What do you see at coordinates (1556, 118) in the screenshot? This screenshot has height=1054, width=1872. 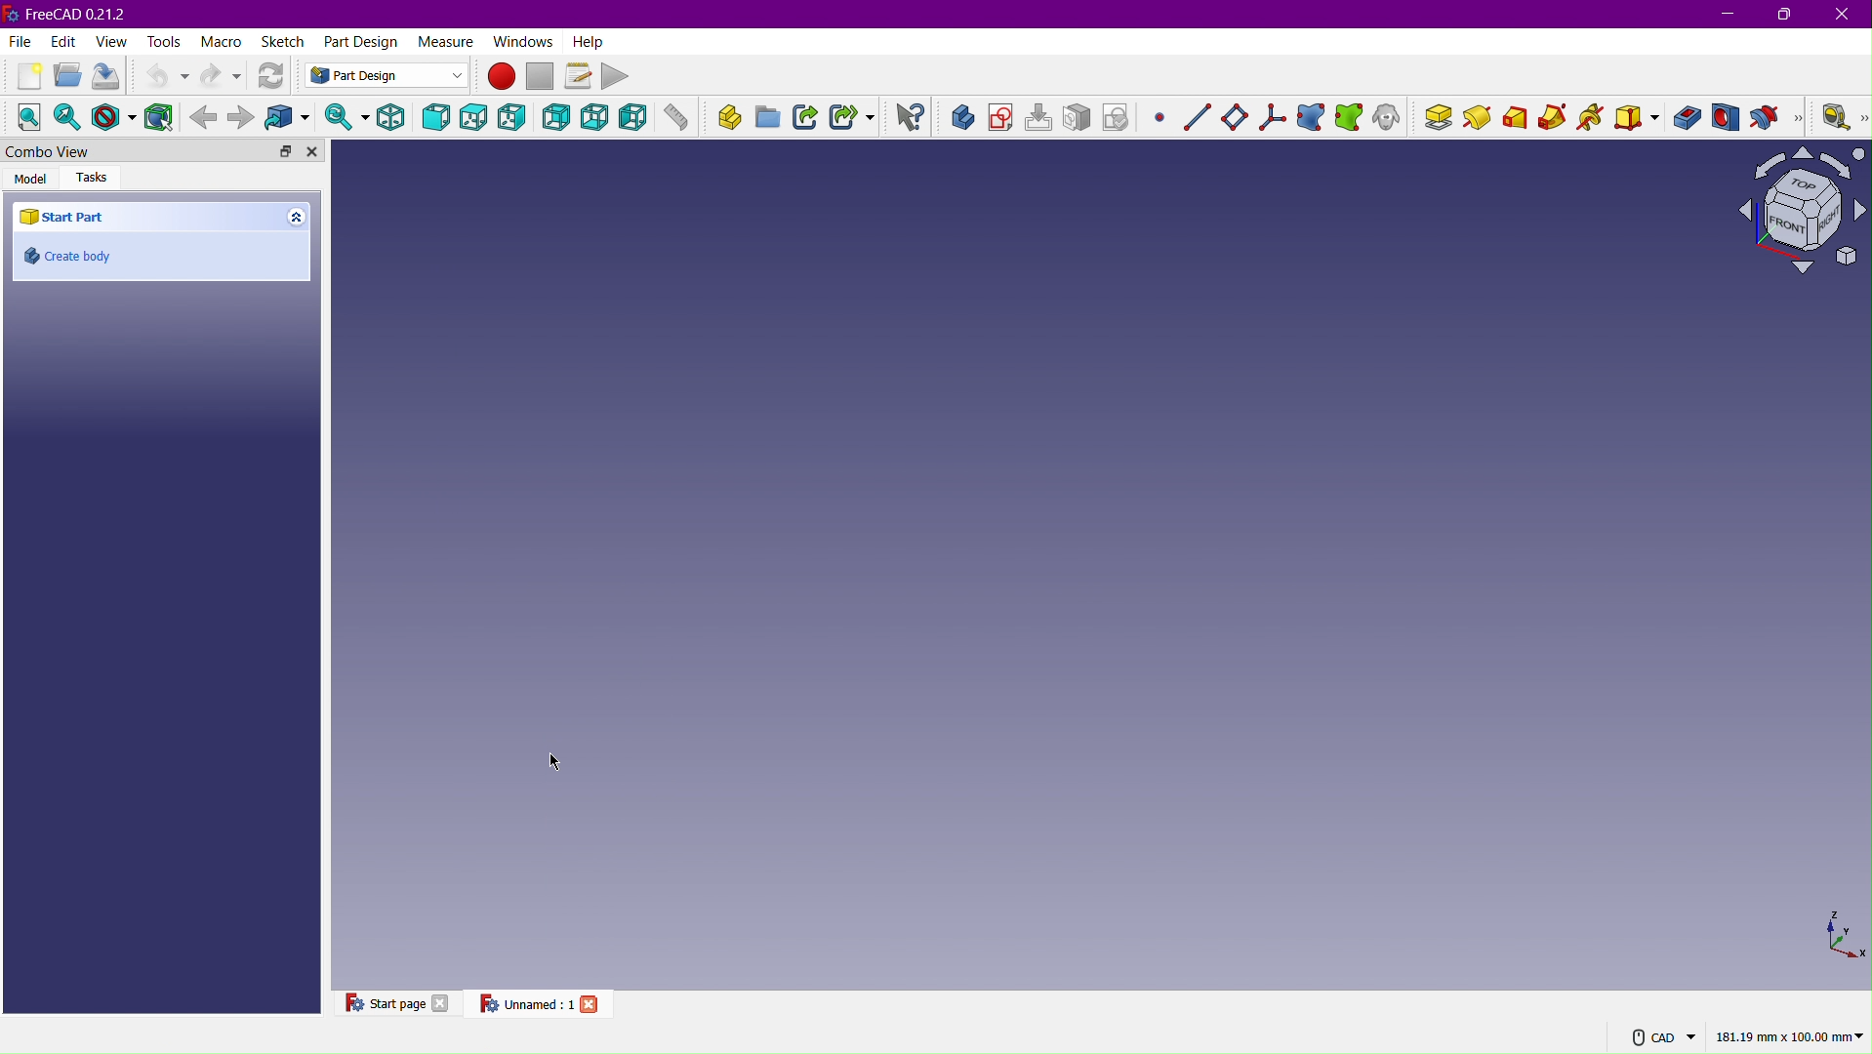 I see `Additive pipe` at bounding box center [1556, 118].